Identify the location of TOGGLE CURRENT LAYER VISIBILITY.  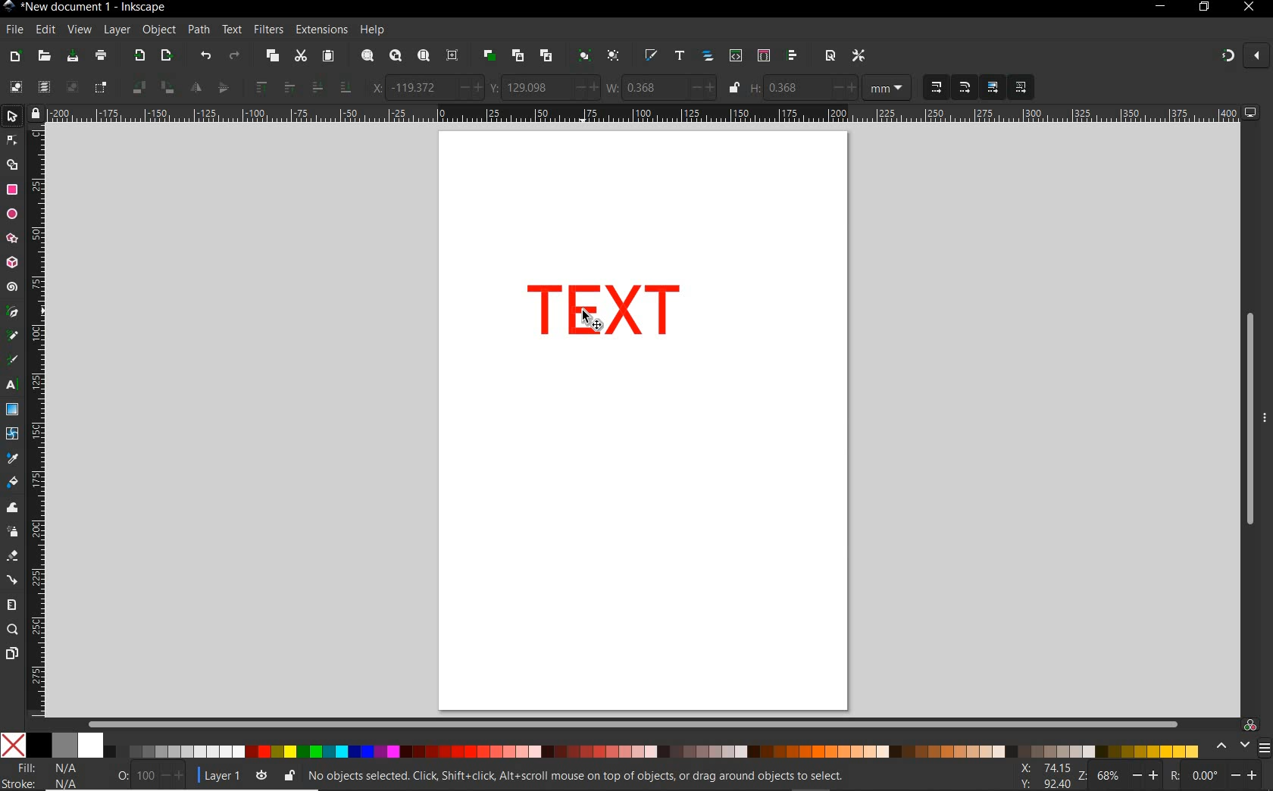
(261, 776).